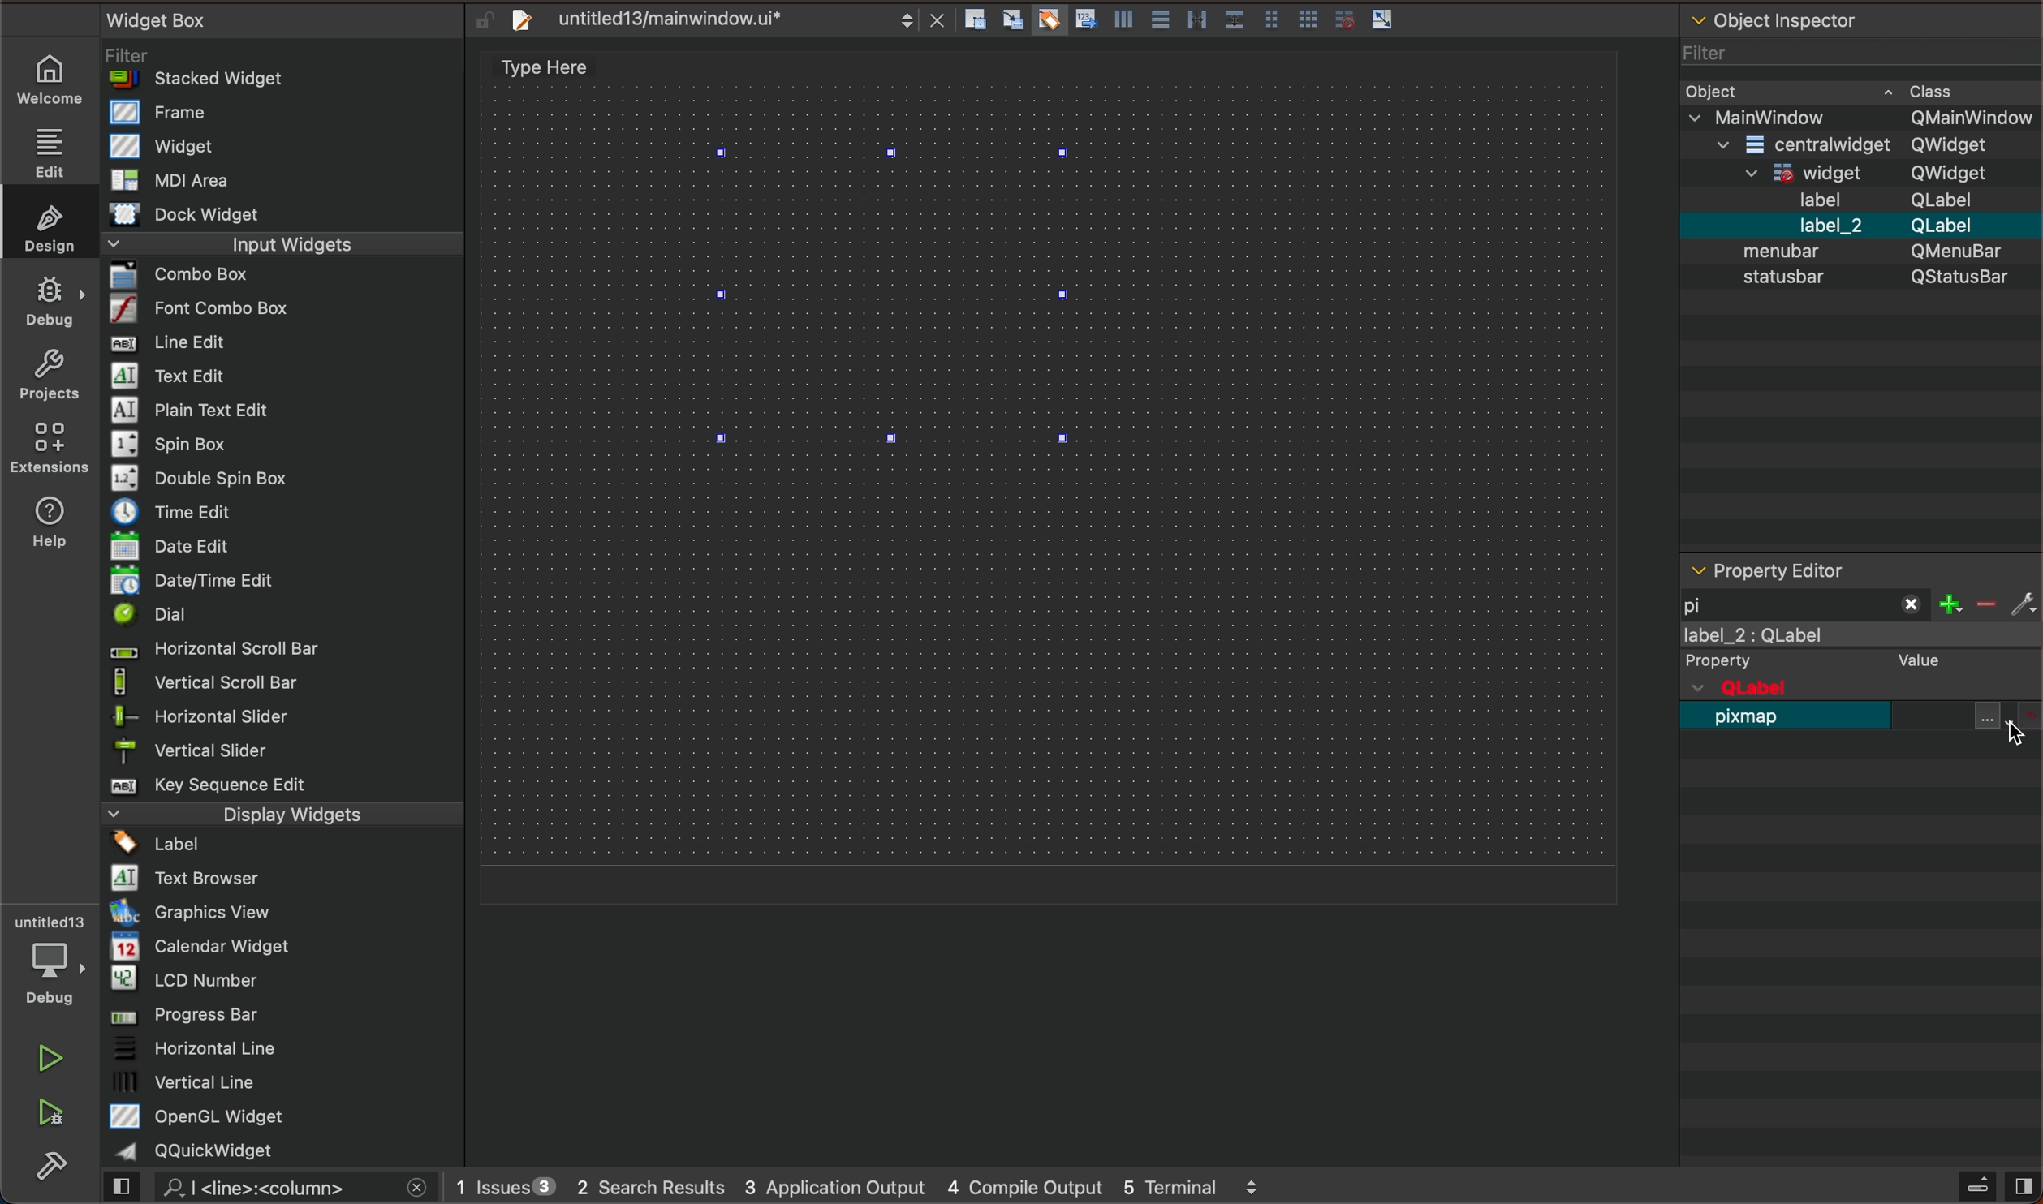  I want to click on label, so click(1864, 651).